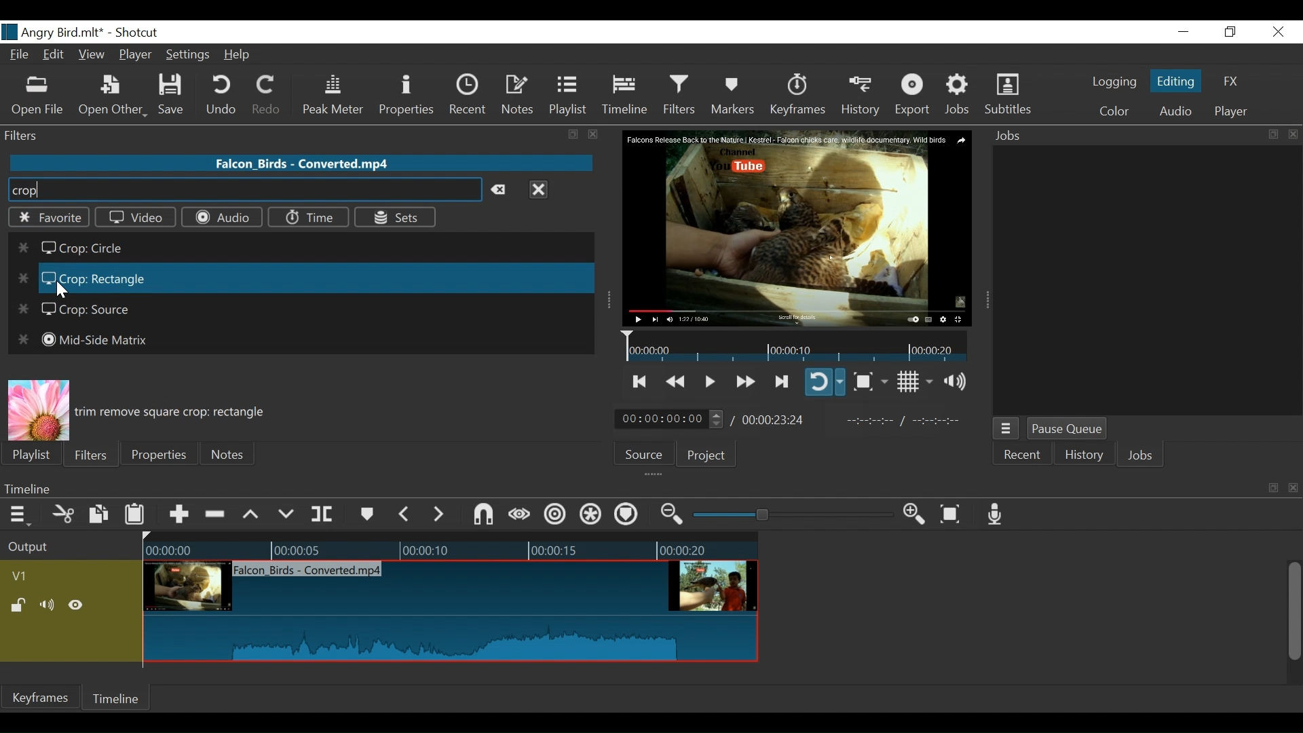  I want to click on Append, so click(178, 516).